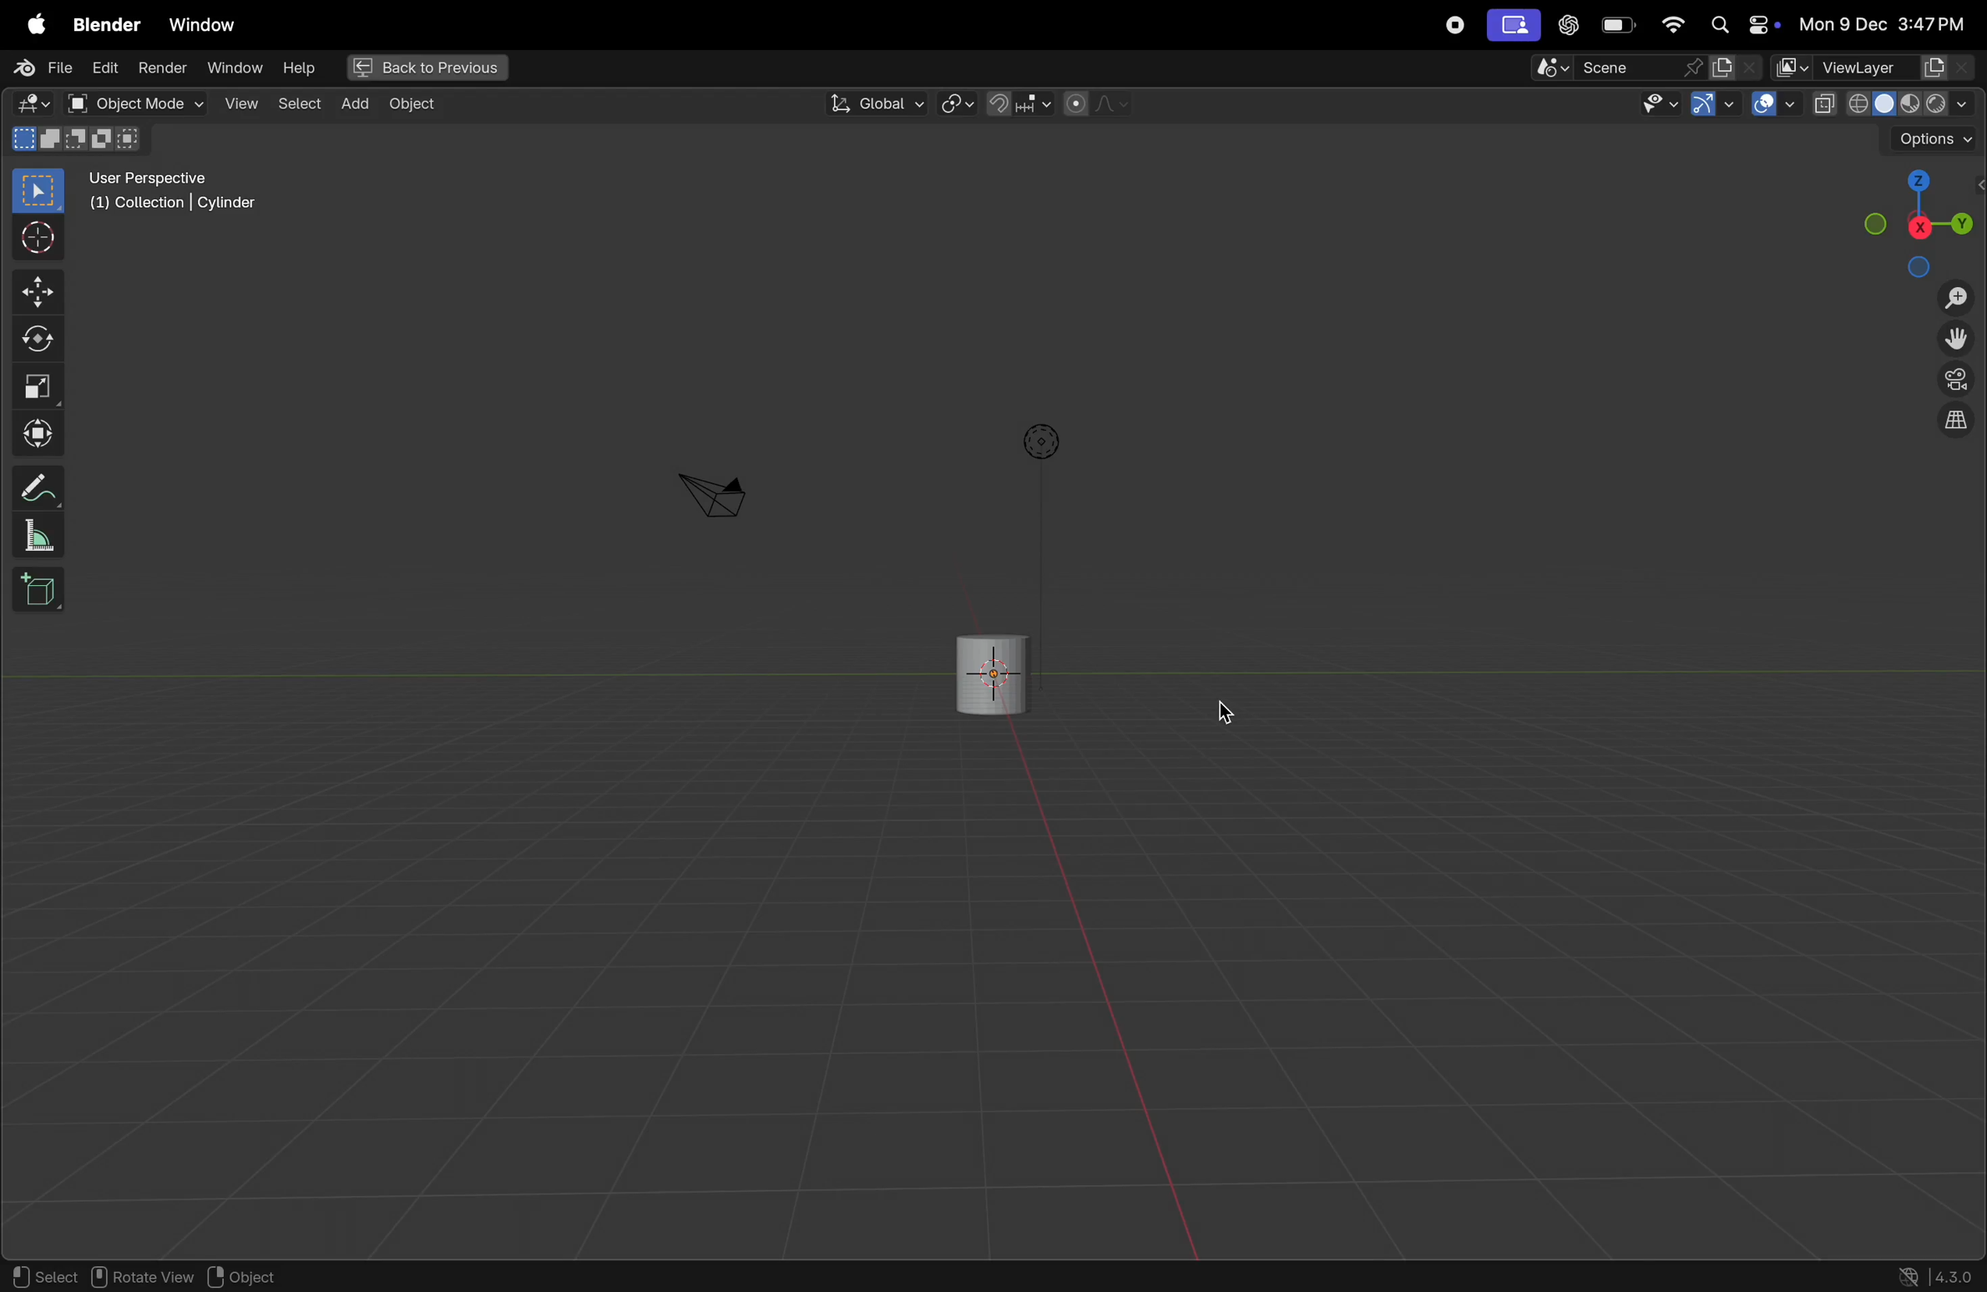 This screenshot has height=1292, width=1987. What do you see at coordinates (163, 69) in the screenshot?
I see `render` at bounding box center [163, 69].